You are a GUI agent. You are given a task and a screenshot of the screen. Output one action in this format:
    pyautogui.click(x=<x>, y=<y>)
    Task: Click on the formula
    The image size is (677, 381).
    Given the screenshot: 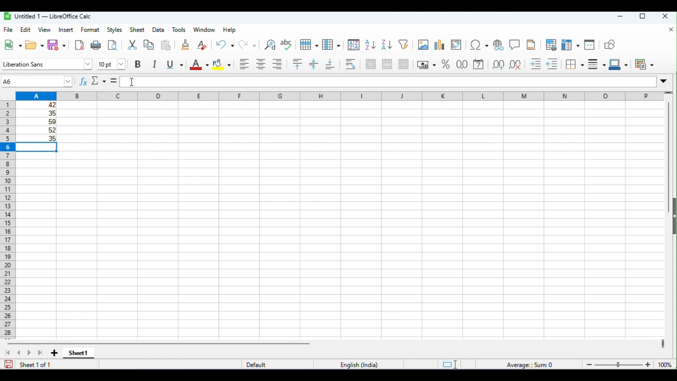 What is the action you would take?
    pyautogui.click(x=531, y=364)
    